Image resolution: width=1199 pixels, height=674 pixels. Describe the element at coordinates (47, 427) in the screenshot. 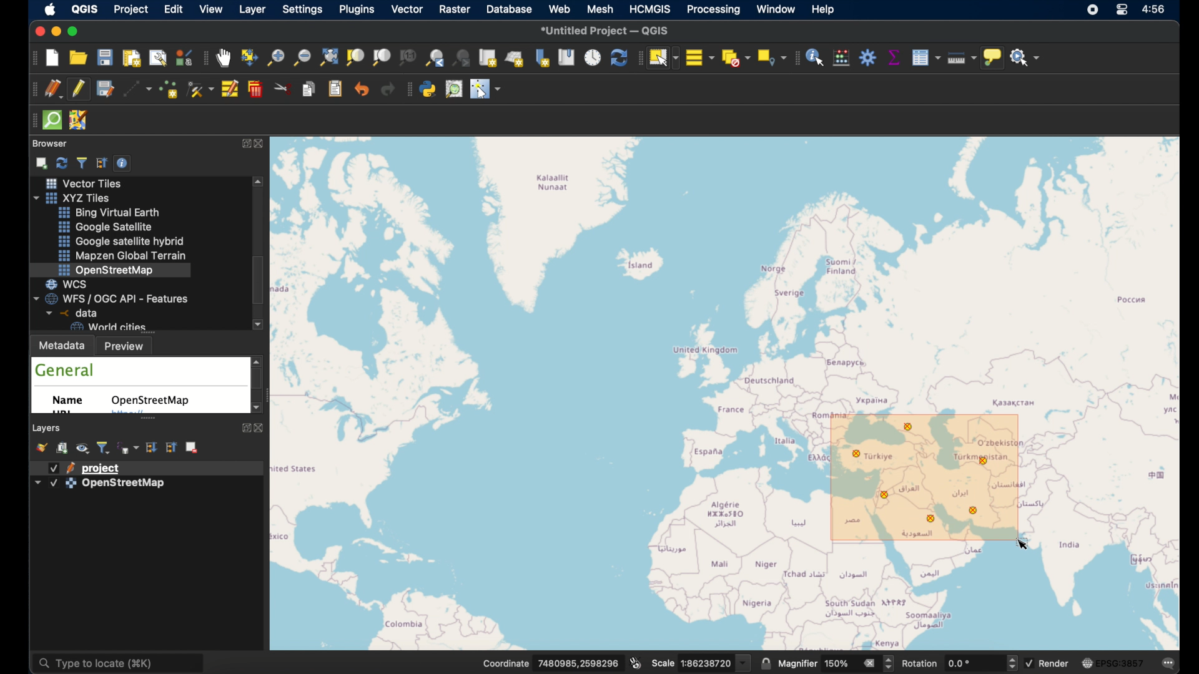

I see `layers` at that location.